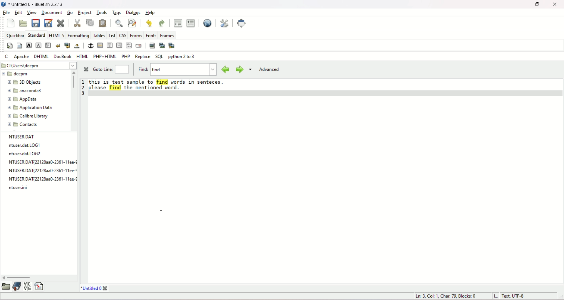  Describe the element at coordinates (41, 163) in the screenshot. I see `text` at that location.